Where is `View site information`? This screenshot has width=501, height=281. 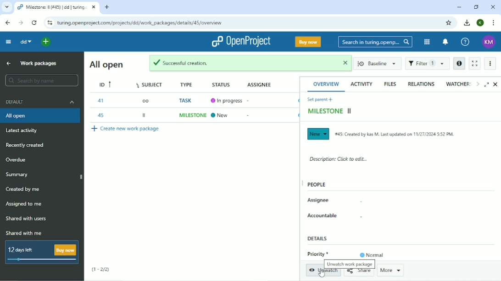
View site information is located at coordinates (49, 22).